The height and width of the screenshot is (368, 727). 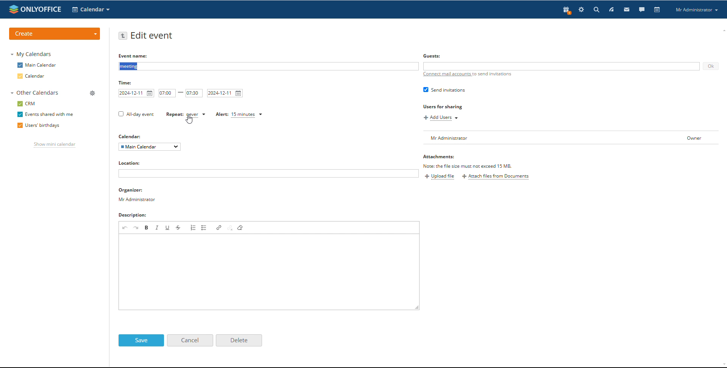 I want to click on search, so click(x=621, y=10).